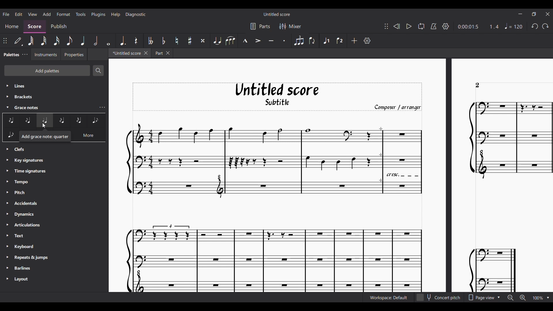 The image size is (553, 311). What do you see at coordinates (69, 41) in the screenshot?
I see `8th note` at bounding box center [69, 41].